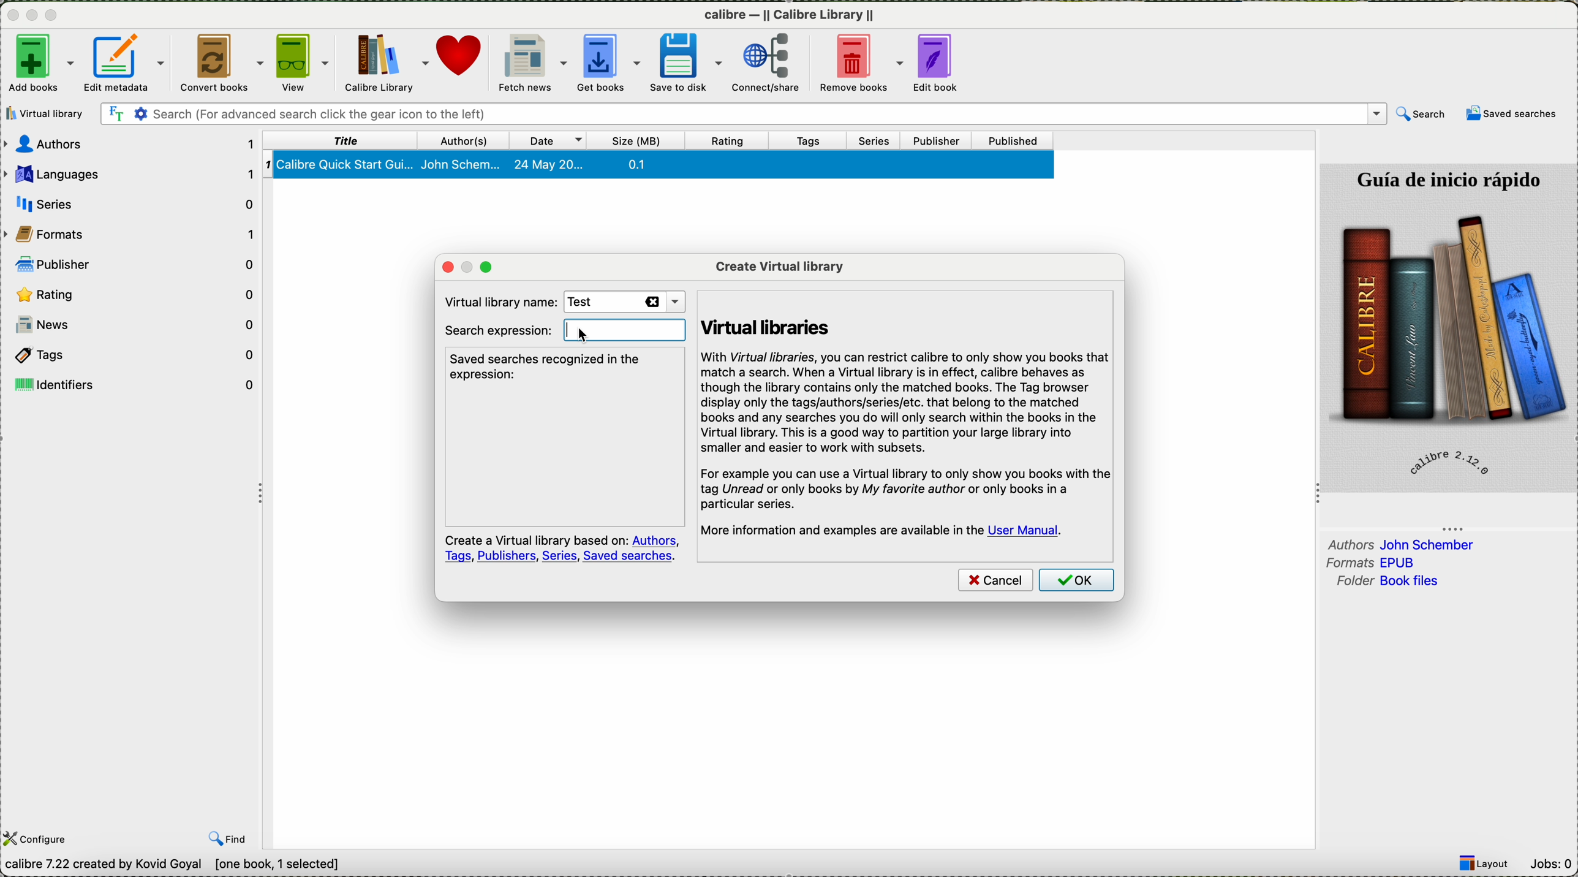 Image resolution: width=1578 pixels, height=877 pixels. Describe the element at coordinates (1014, 140) in the screenshot. I see `published` at that location.